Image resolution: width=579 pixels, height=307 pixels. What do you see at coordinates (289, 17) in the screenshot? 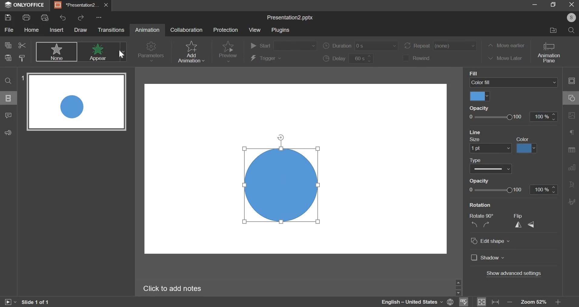
I see `presentation name` at bounding box center [289, 17].